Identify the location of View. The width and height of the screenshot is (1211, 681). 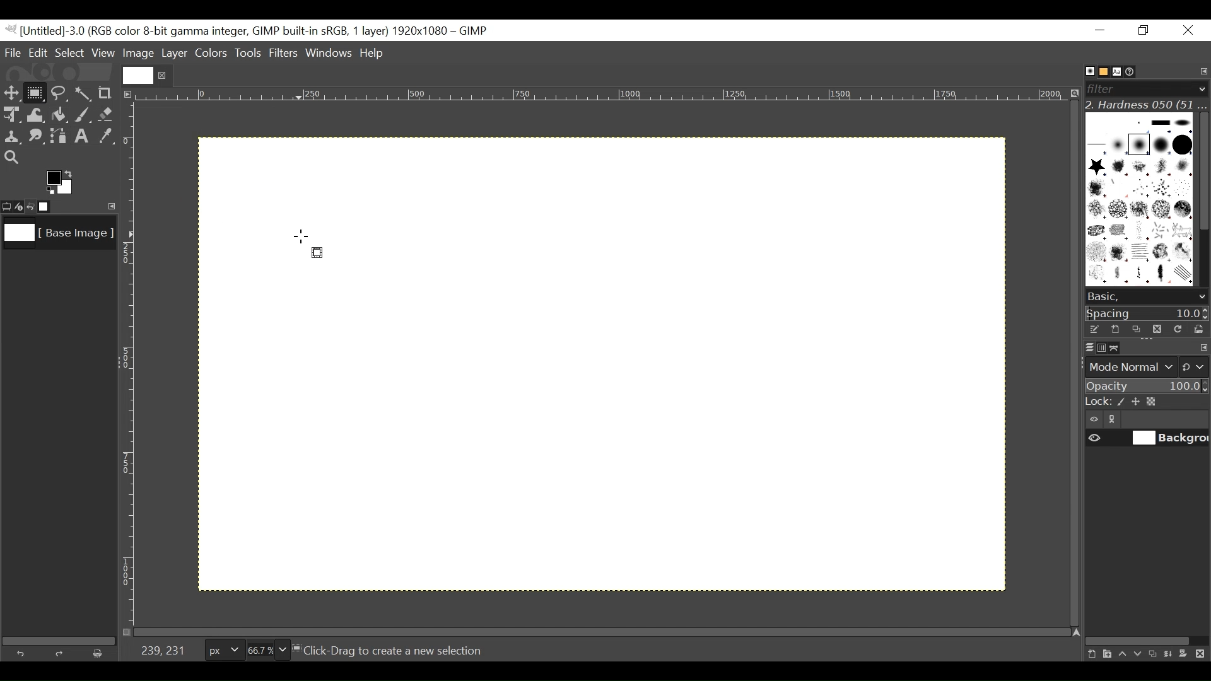
(103, 53).